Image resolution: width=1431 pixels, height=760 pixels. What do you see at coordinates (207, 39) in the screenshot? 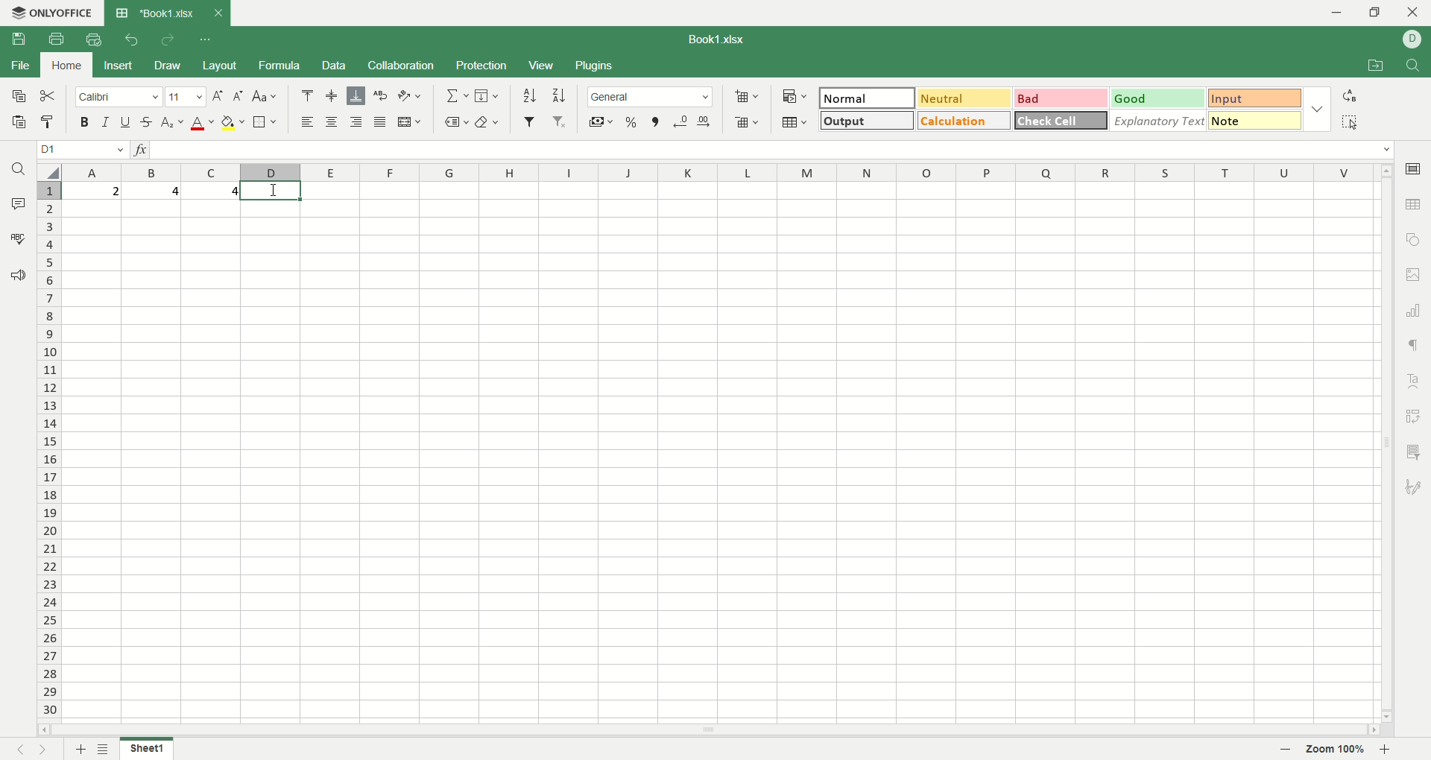
I see `quick access toolbar` at bounding box center [207, 39].